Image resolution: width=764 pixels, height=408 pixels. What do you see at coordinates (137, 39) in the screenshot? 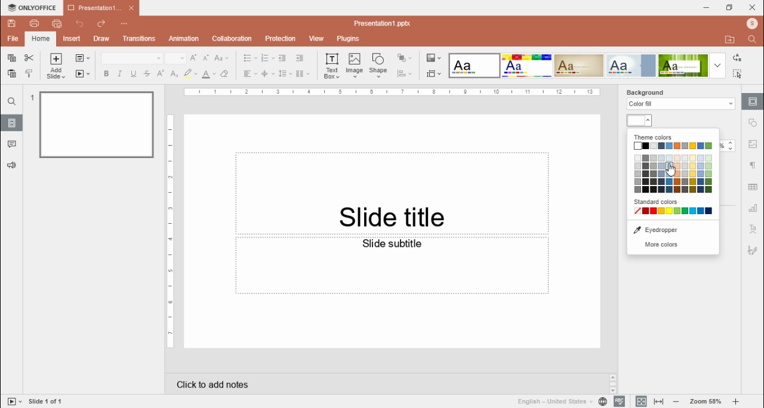
I see `transitions` at bounding box center [137, 39].